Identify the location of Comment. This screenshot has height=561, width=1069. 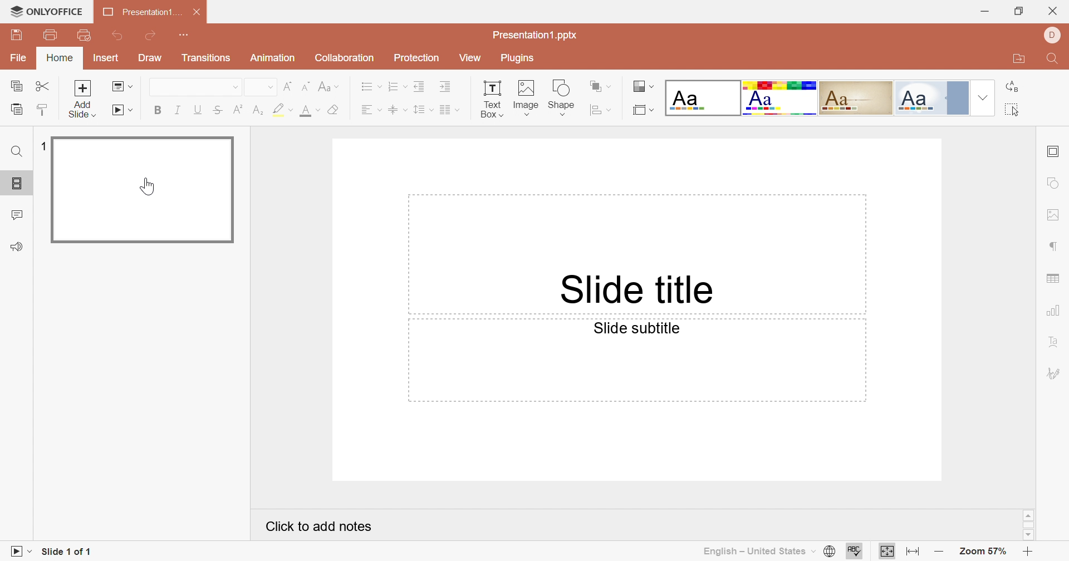
(16, 214).